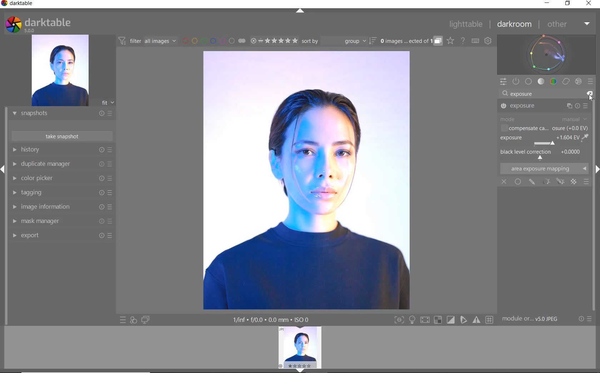  I want to click on QUICK ACCESS FOR APPLYING ANY OF YOUR STYLES, so click(133, 320).